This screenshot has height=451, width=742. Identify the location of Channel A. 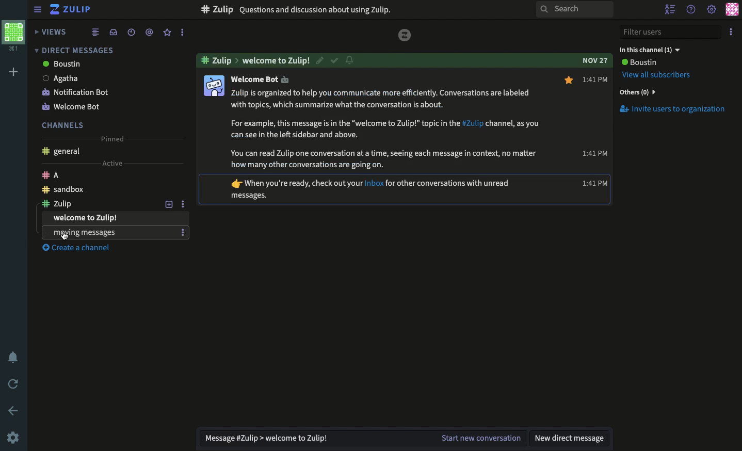
(97, 175).